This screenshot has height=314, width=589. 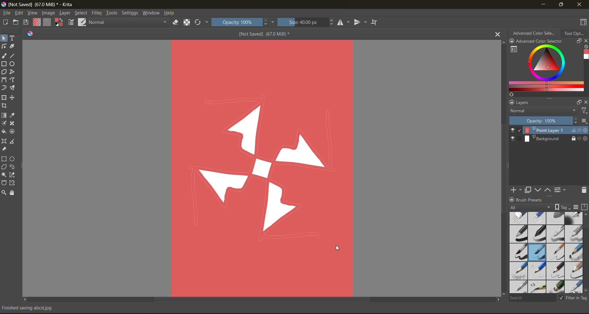 What do you see at coordinates (585, 41) in the screenshot?
I see `close` at bounding box center [585, 41].